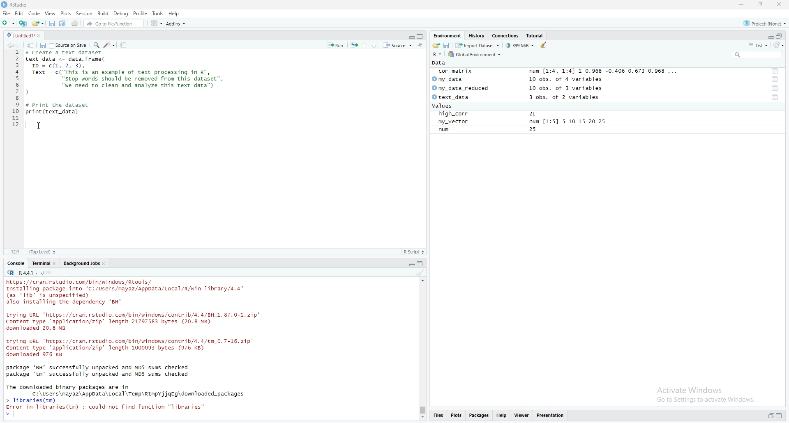 The height and width of the screenshot is (423, 789). Describe the element at coordinates (544, 46) in the screenshot. I see `clear object from the workspace` at that location.